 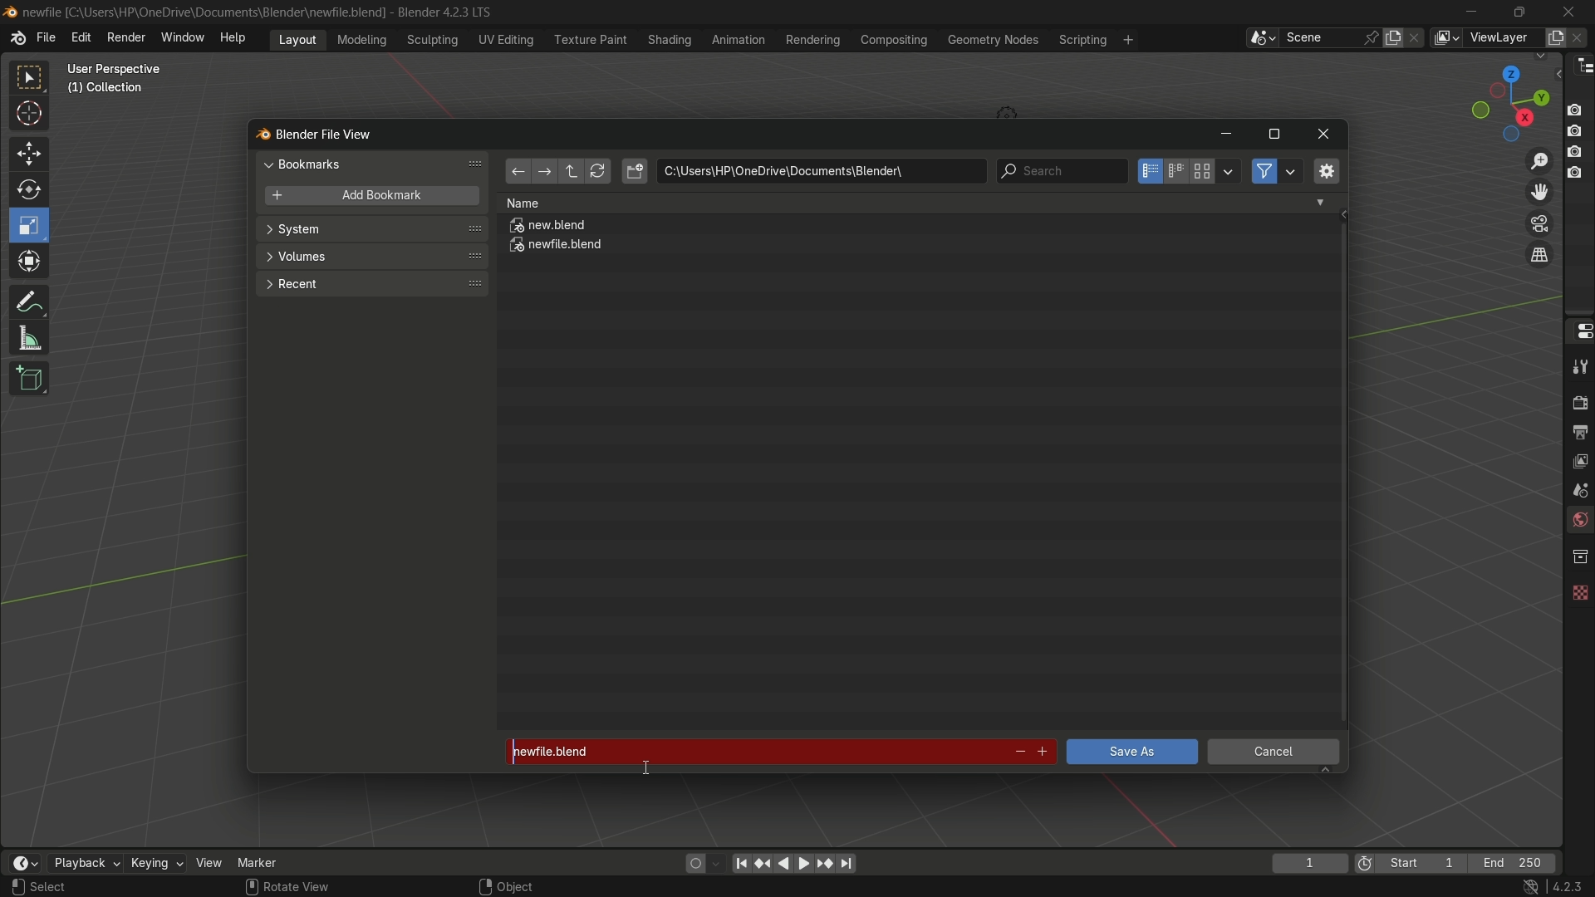 What do you see at coordinates (896, 39) in the screenshot?
I see `compositing menu` at bounding box center [896, 39].